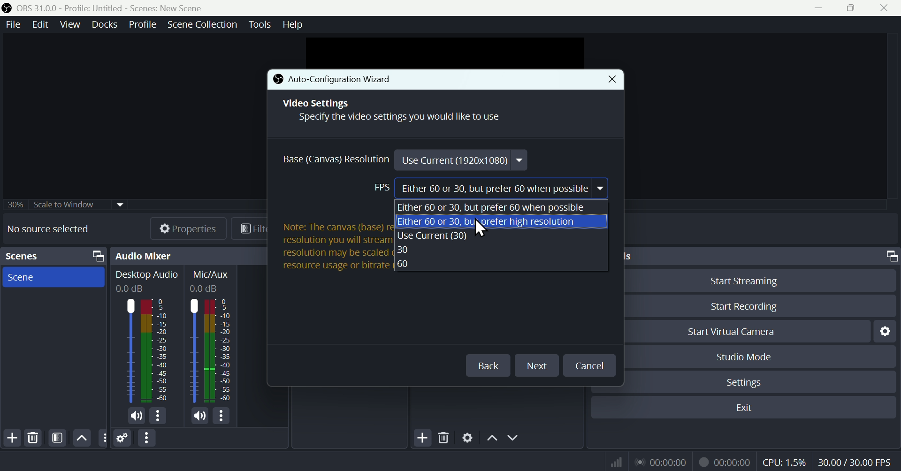  Describe the element at coordinates (179, 228) in the screenshot. I see `Properties` at that location.